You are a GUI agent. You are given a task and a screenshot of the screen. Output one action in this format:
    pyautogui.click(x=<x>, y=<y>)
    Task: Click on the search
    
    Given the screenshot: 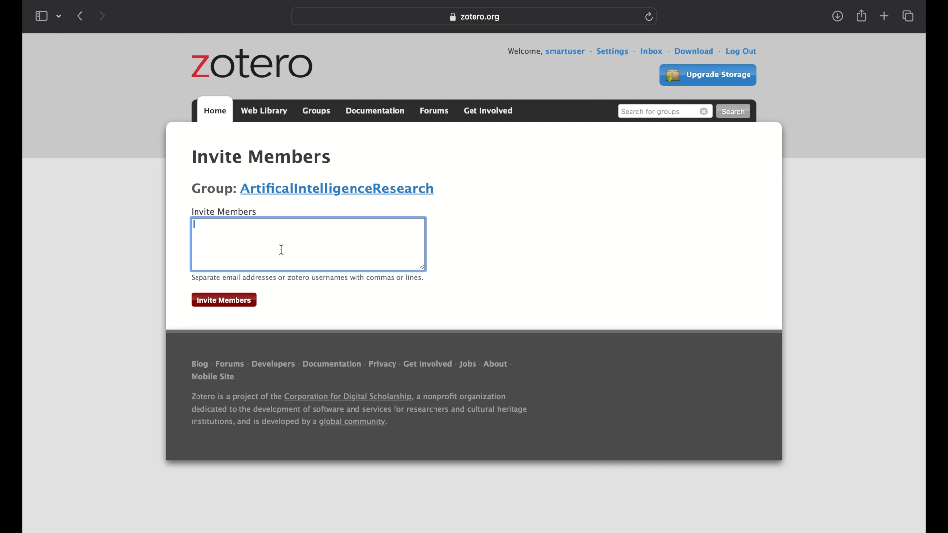 What is the action you would take?
    pyautogui.click(x=735, y=111)
    